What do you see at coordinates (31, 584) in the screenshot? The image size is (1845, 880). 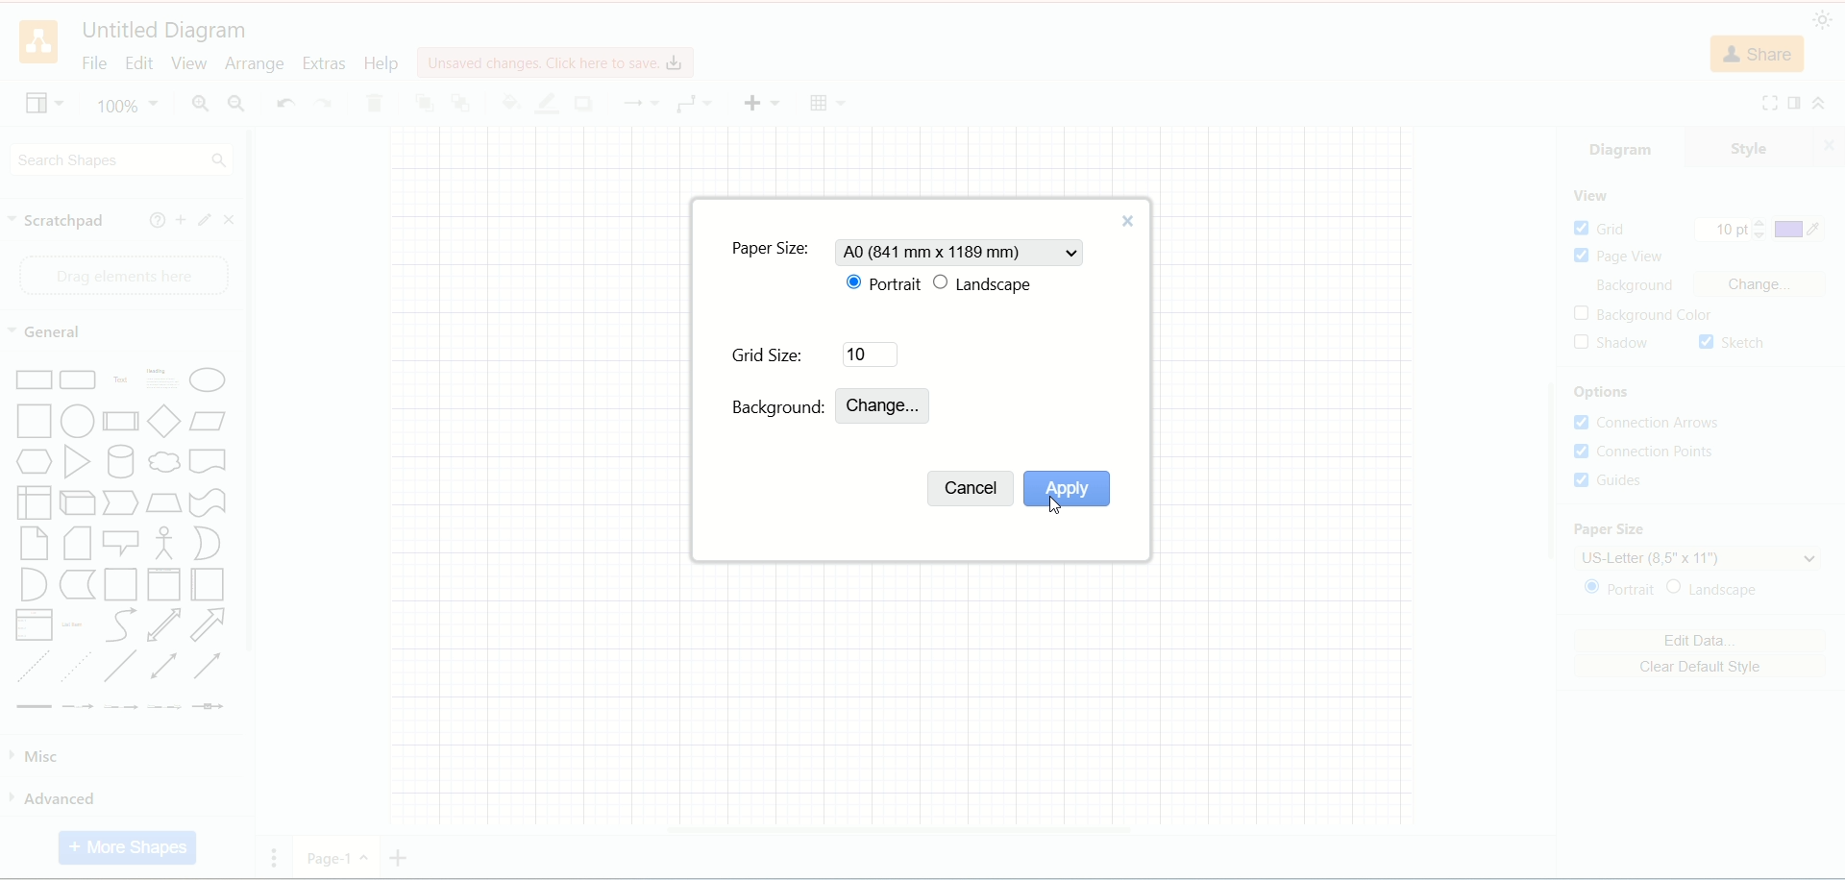 I see `And` at bounding box center [31, 584].